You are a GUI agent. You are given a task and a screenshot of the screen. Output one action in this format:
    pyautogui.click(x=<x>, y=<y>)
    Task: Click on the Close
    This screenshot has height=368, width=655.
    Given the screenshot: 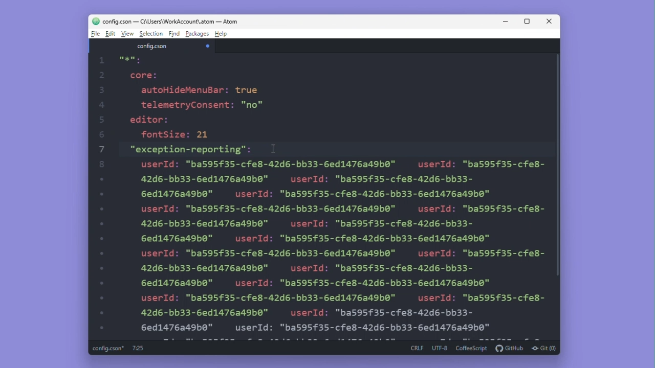 What is the action you would take?
    pyautogui.click(x=549, y=21)
    